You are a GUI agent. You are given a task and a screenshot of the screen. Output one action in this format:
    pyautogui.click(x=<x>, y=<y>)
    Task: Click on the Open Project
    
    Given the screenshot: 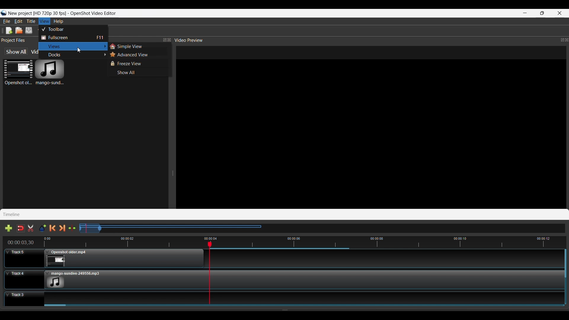 What is the action you would take?
    pyautogui.click(x=19, y=31)
    